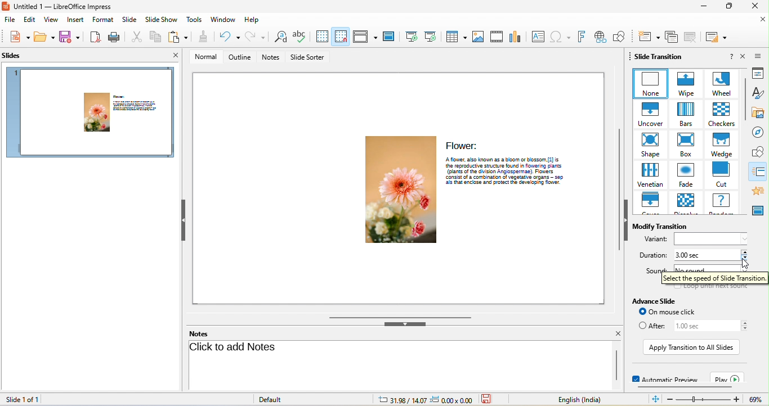 The height and width of the screenshot is (406, 769). What do you see at coordinates (451, 400) in the screenshot?
I see `0.00x0.00` at bounding box center [451, 400].